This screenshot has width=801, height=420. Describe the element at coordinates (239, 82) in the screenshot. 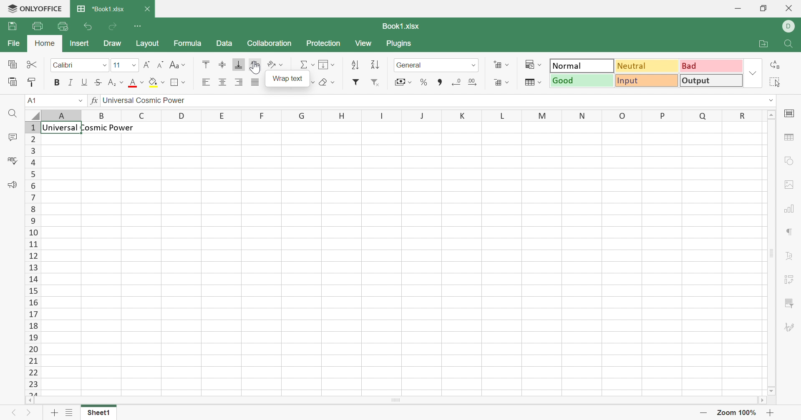

I see `Align Right` at that location.